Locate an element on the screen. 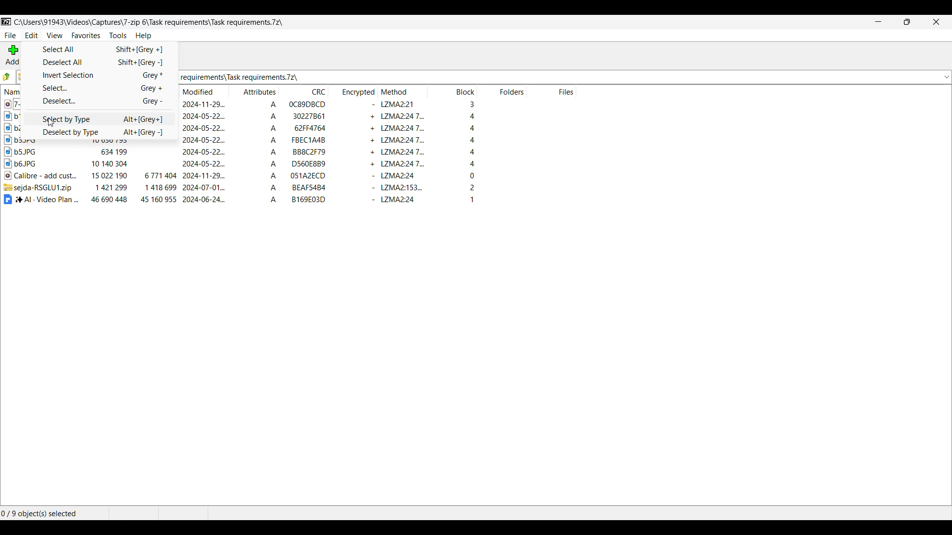 The width and height of the screenshot is (952, 535). Software logo is located at coordinates (6, 22).